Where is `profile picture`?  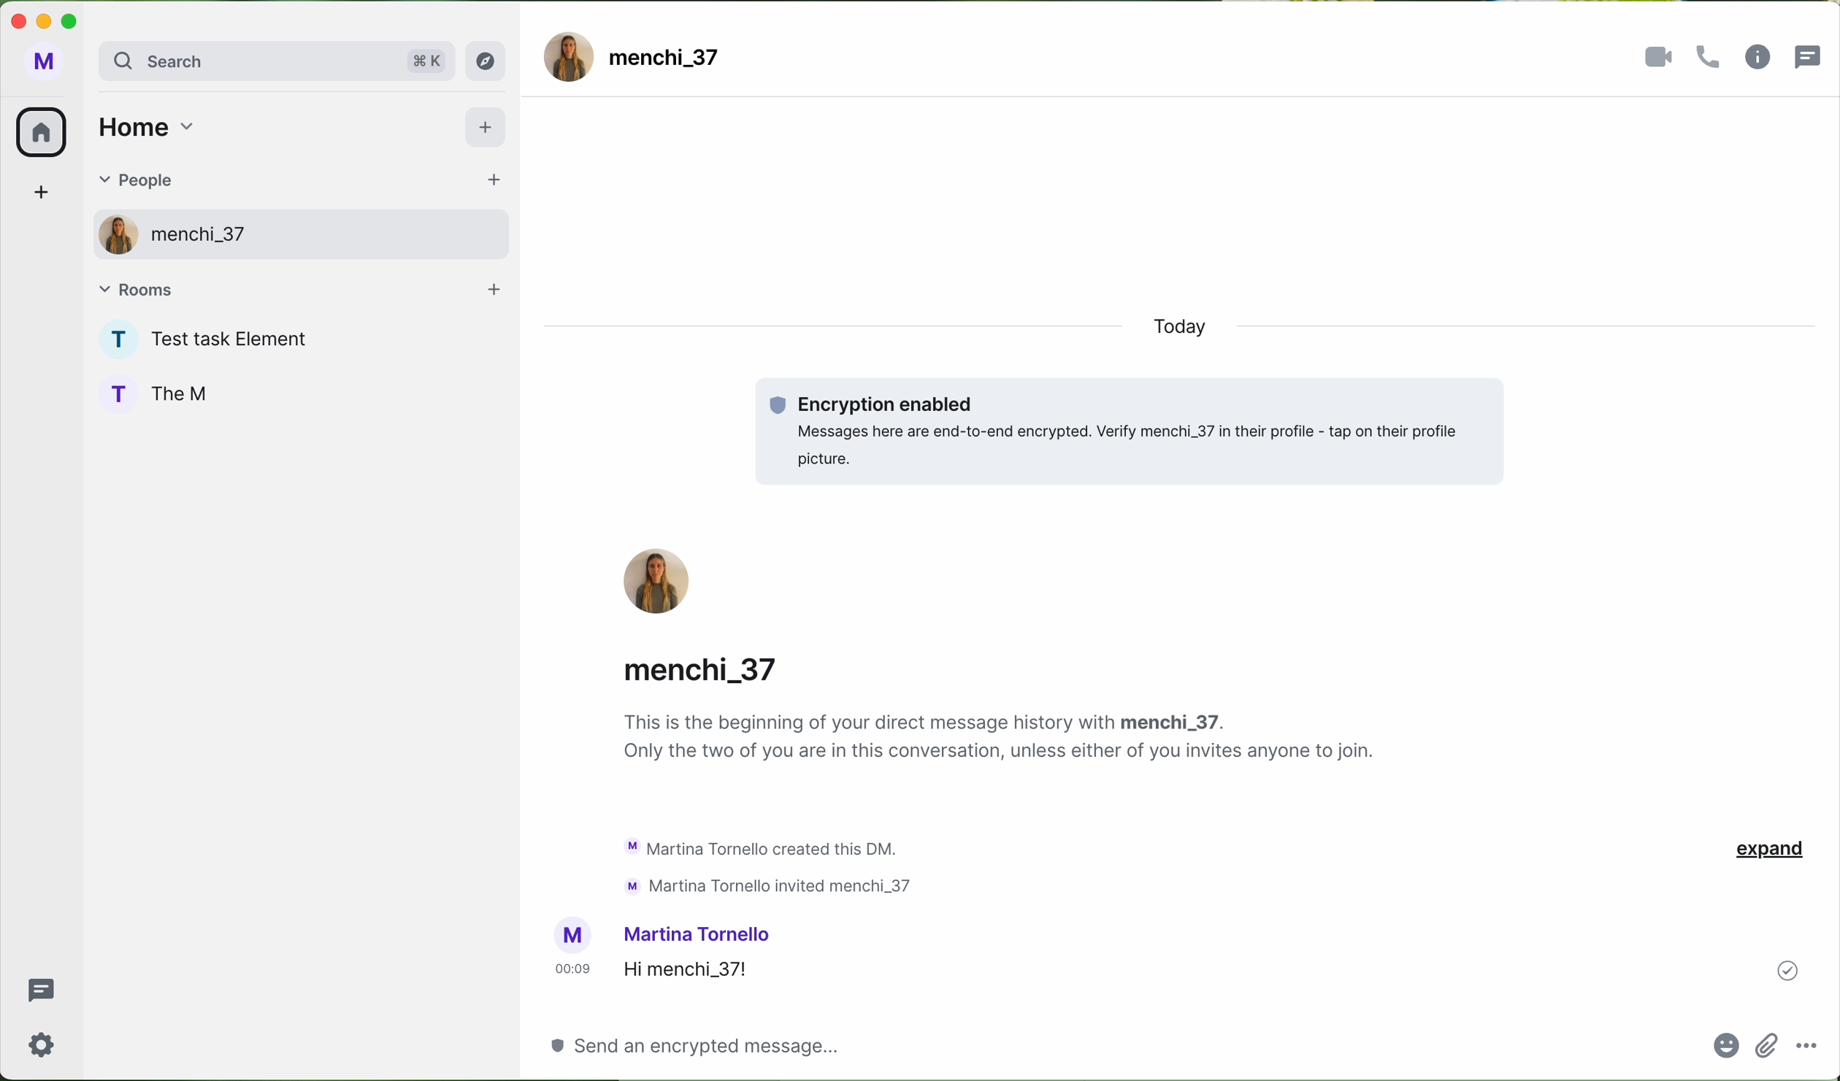 profile picture is located at coordinates (573, 936).